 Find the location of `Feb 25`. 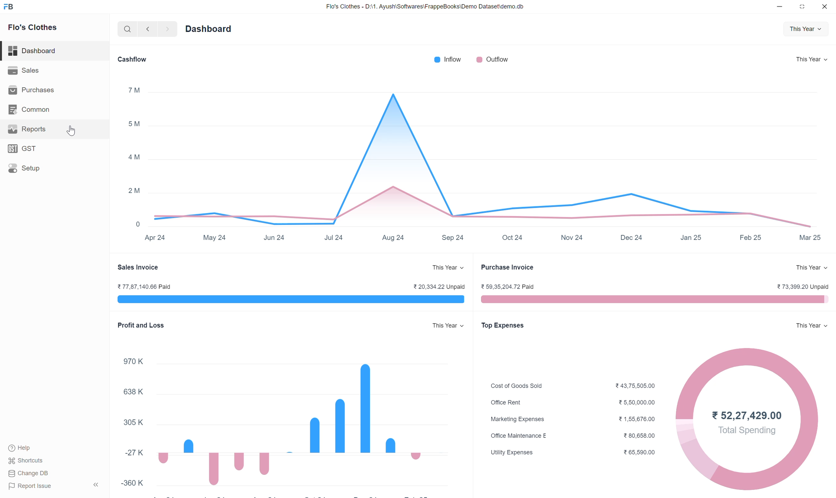

Feb 25 is located at coordinates (748, 238).